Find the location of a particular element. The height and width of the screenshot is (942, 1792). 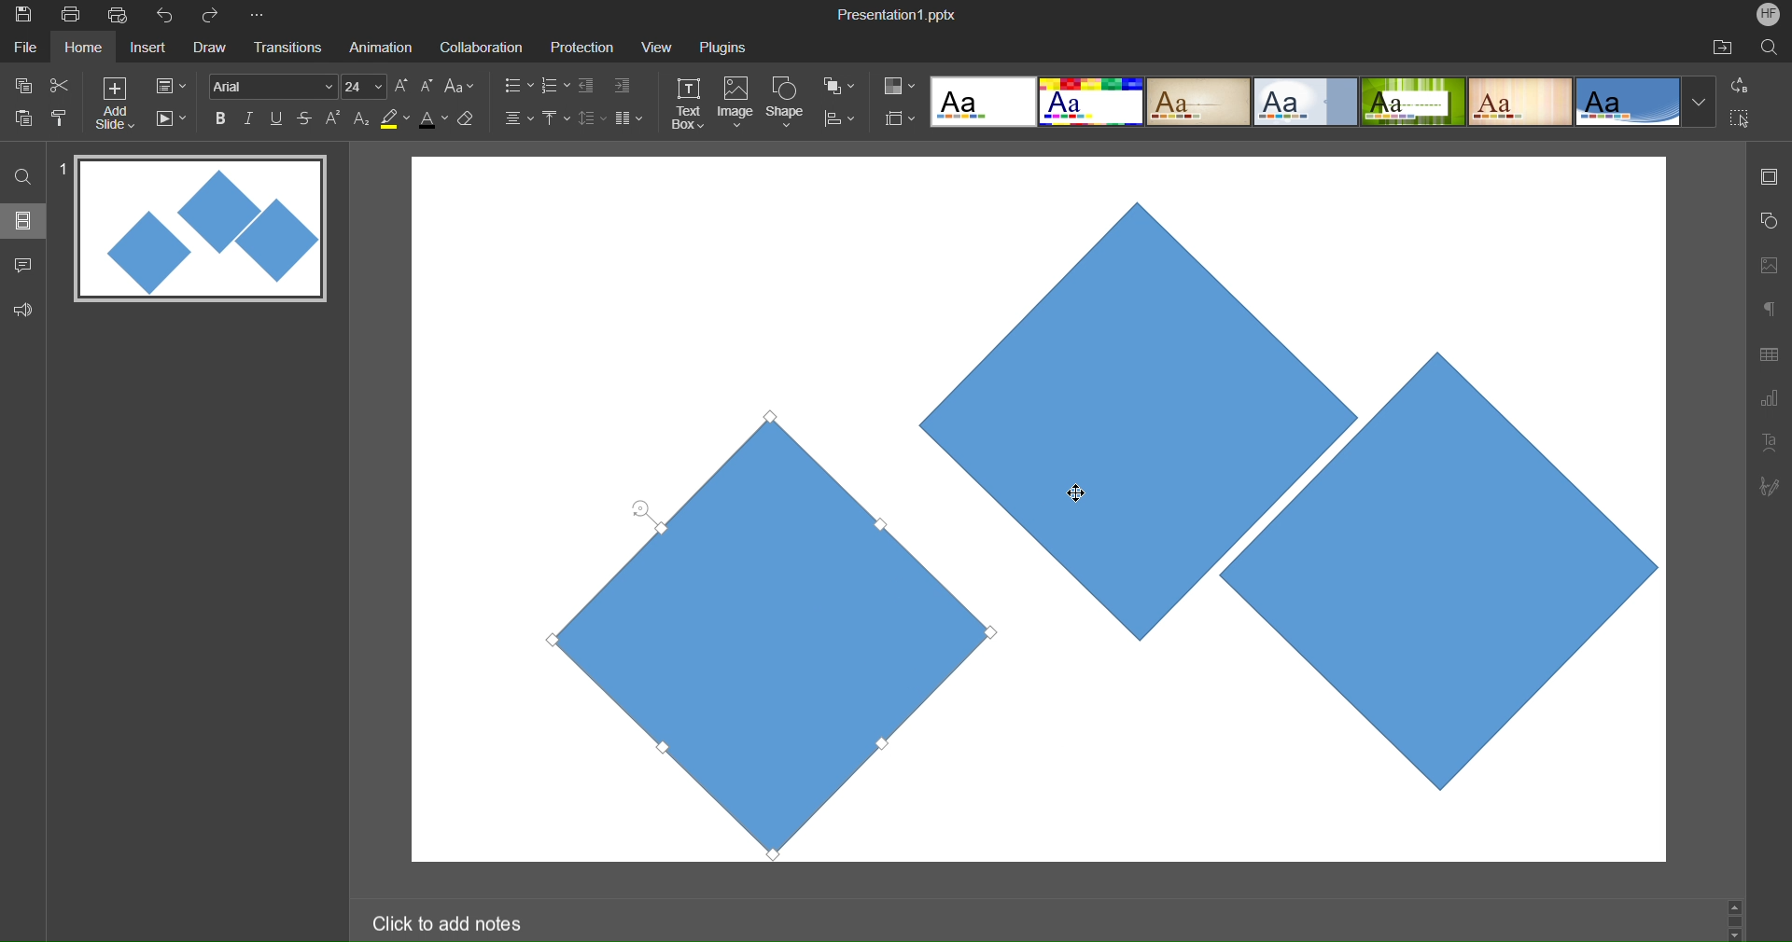

File is located at coordinates (28, 47).